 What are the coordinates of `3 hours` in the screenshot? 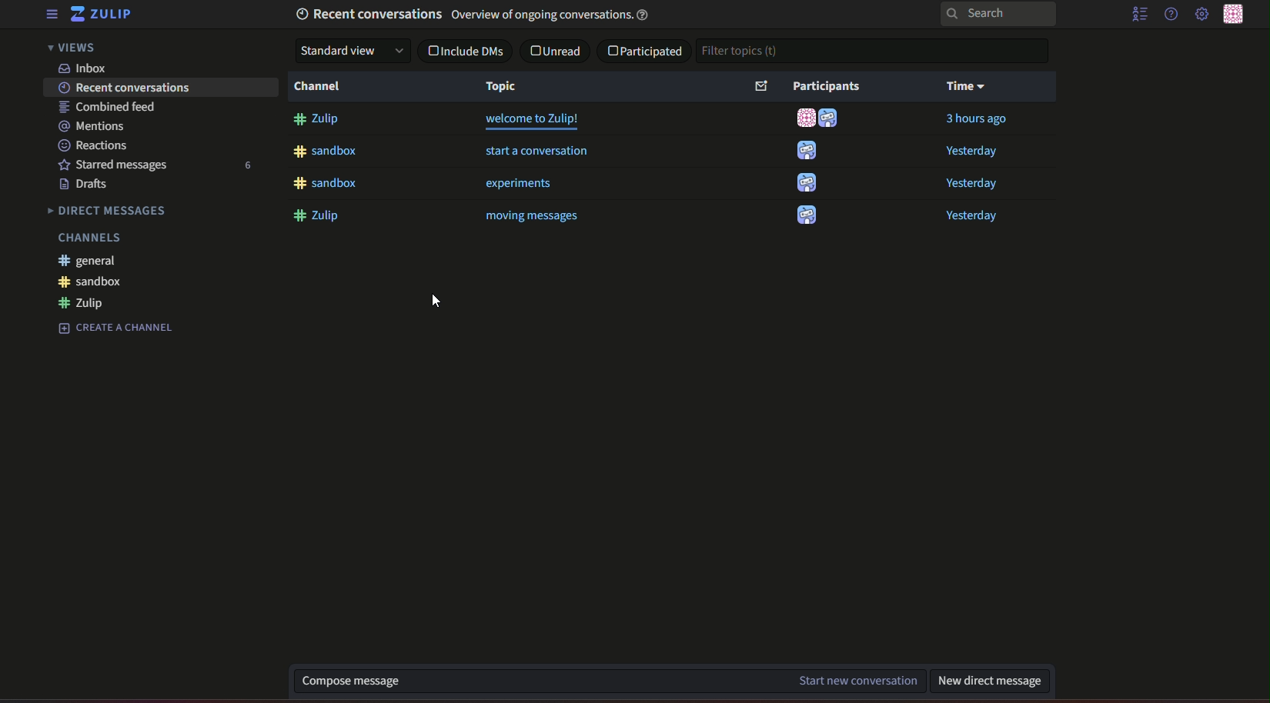 It's located at (976, 121).